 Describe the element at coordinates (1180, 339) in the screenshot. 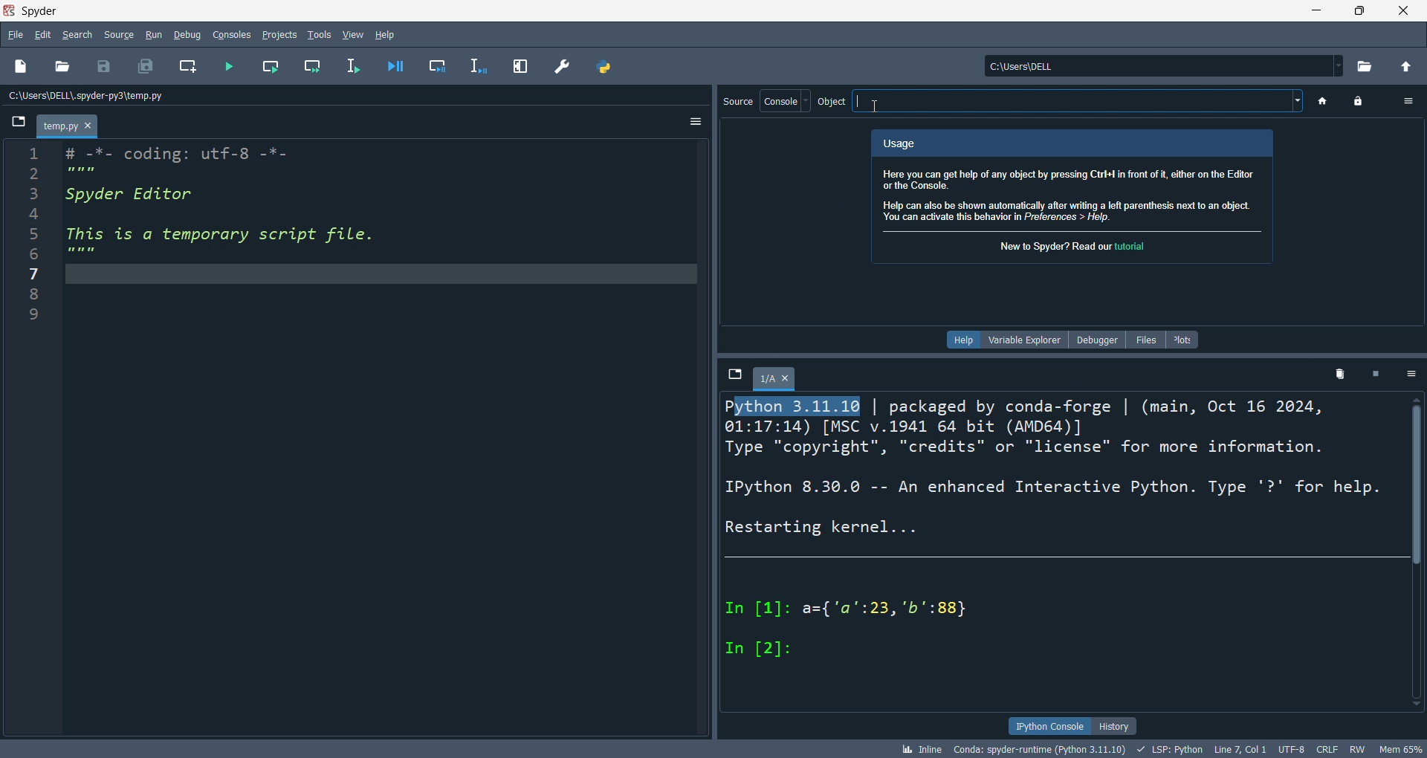

I see `plots` at that location.